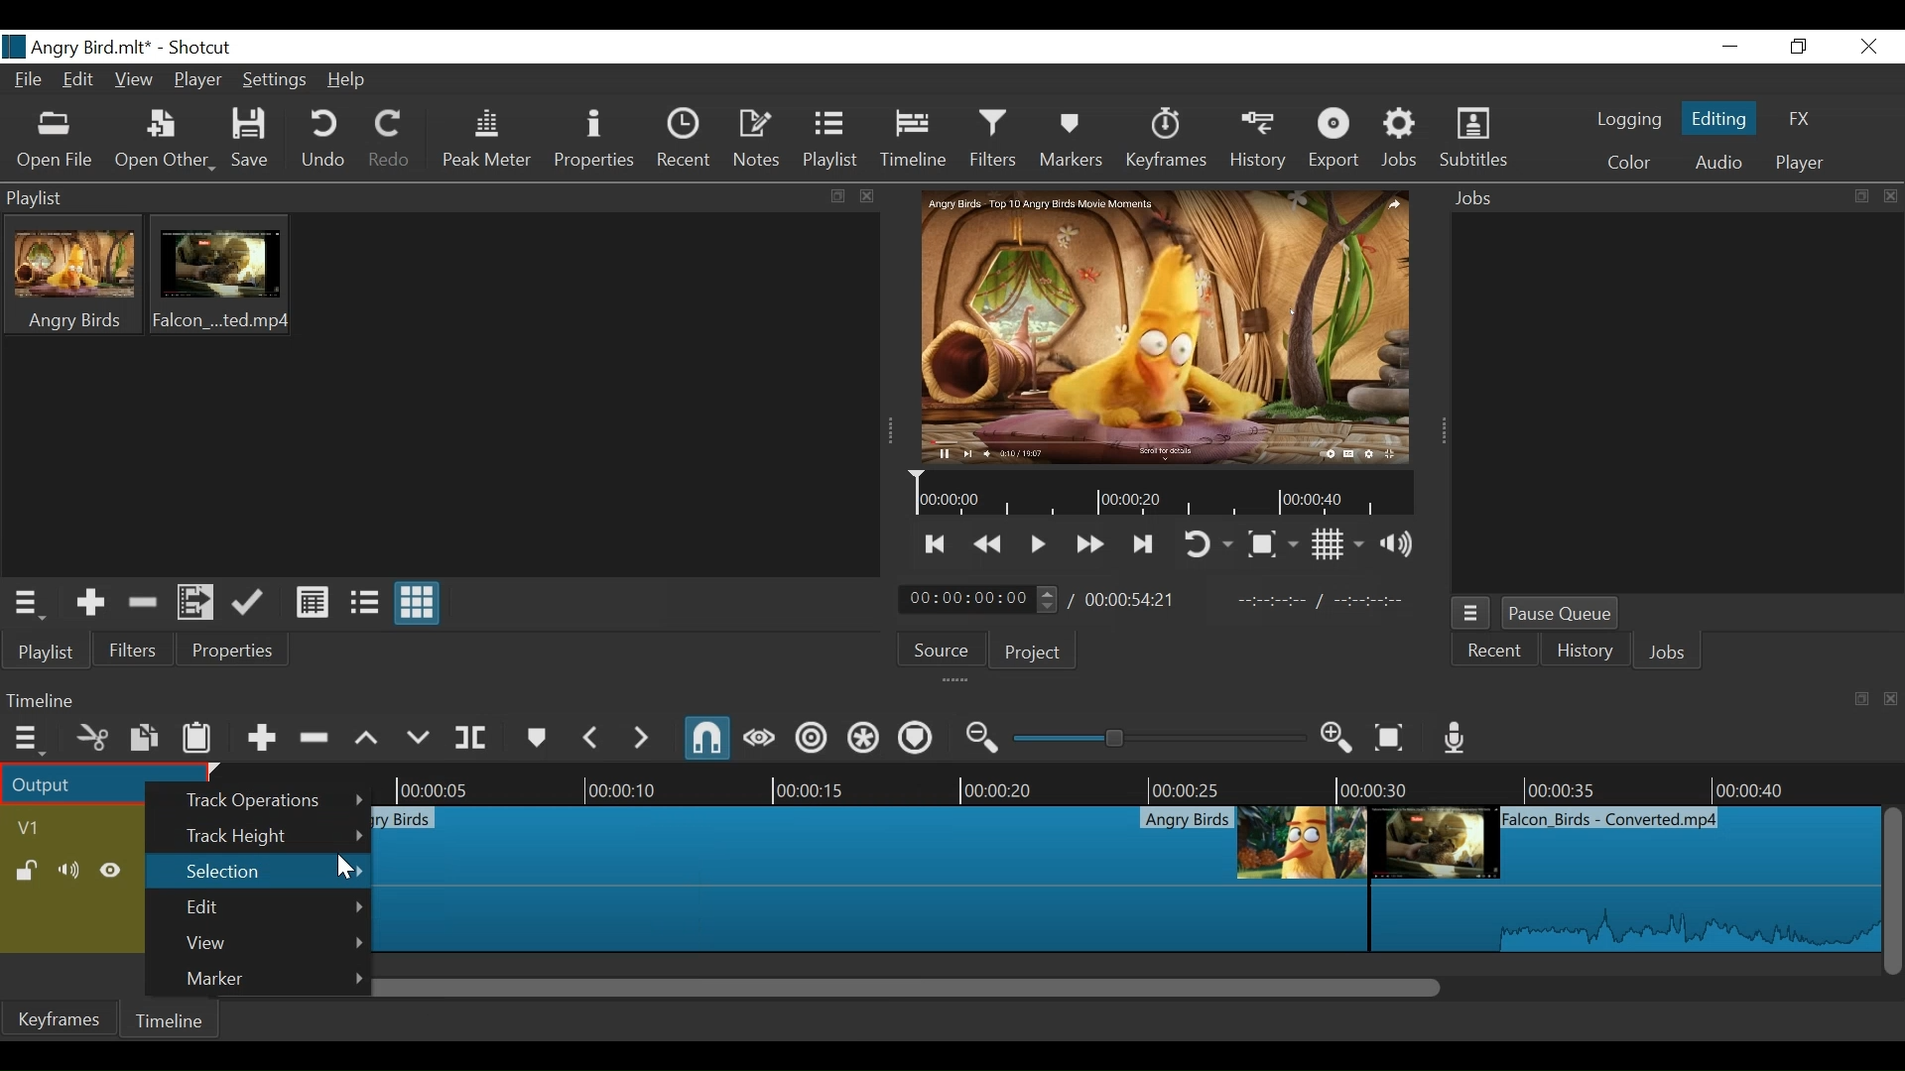  Describe the element at coordinates (471, 739) in the screenshot. I see `Split at playhead` at that location.